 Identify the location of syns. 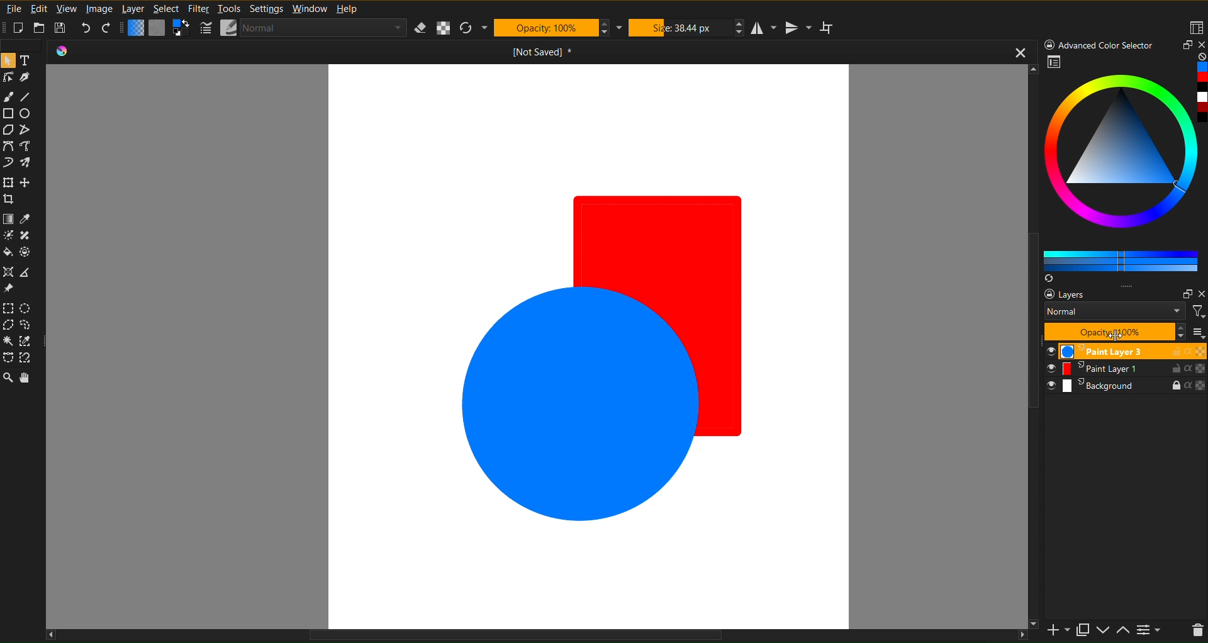
(1051, 279).